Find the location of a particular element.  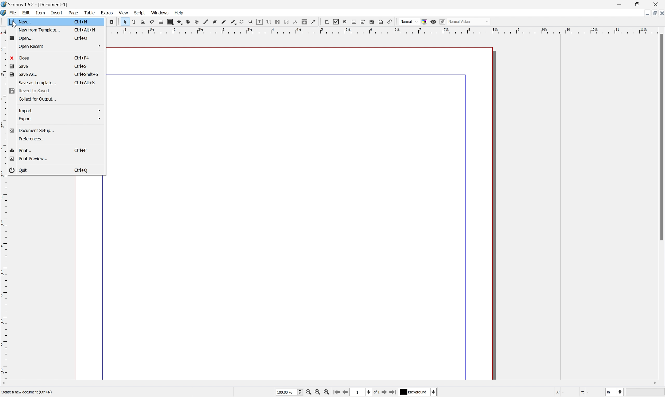

Spiral is located at coordinates (196, 22).